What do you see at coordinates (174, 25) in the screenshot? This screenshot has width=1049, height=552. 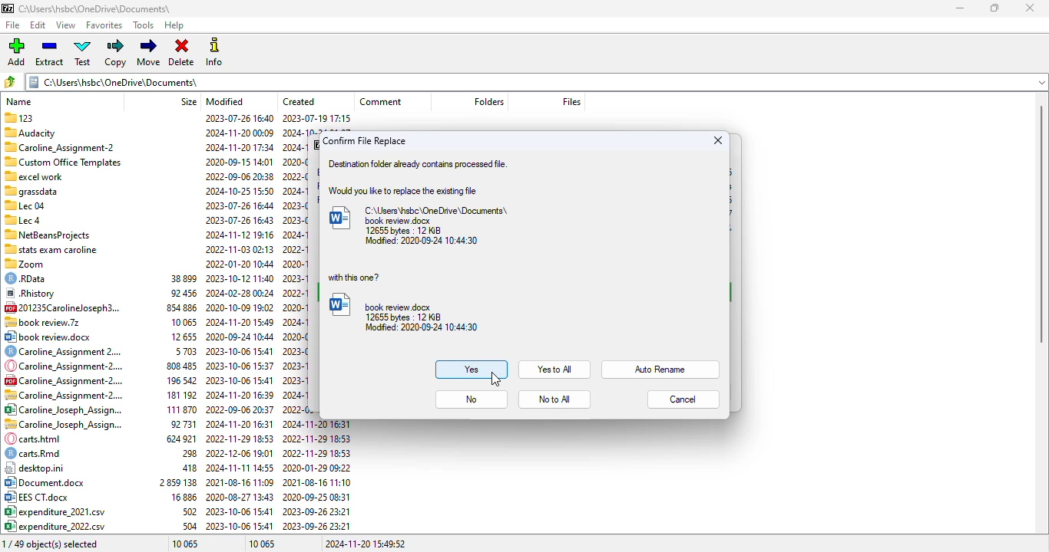 I see `help` at bounding box center [174, 25].